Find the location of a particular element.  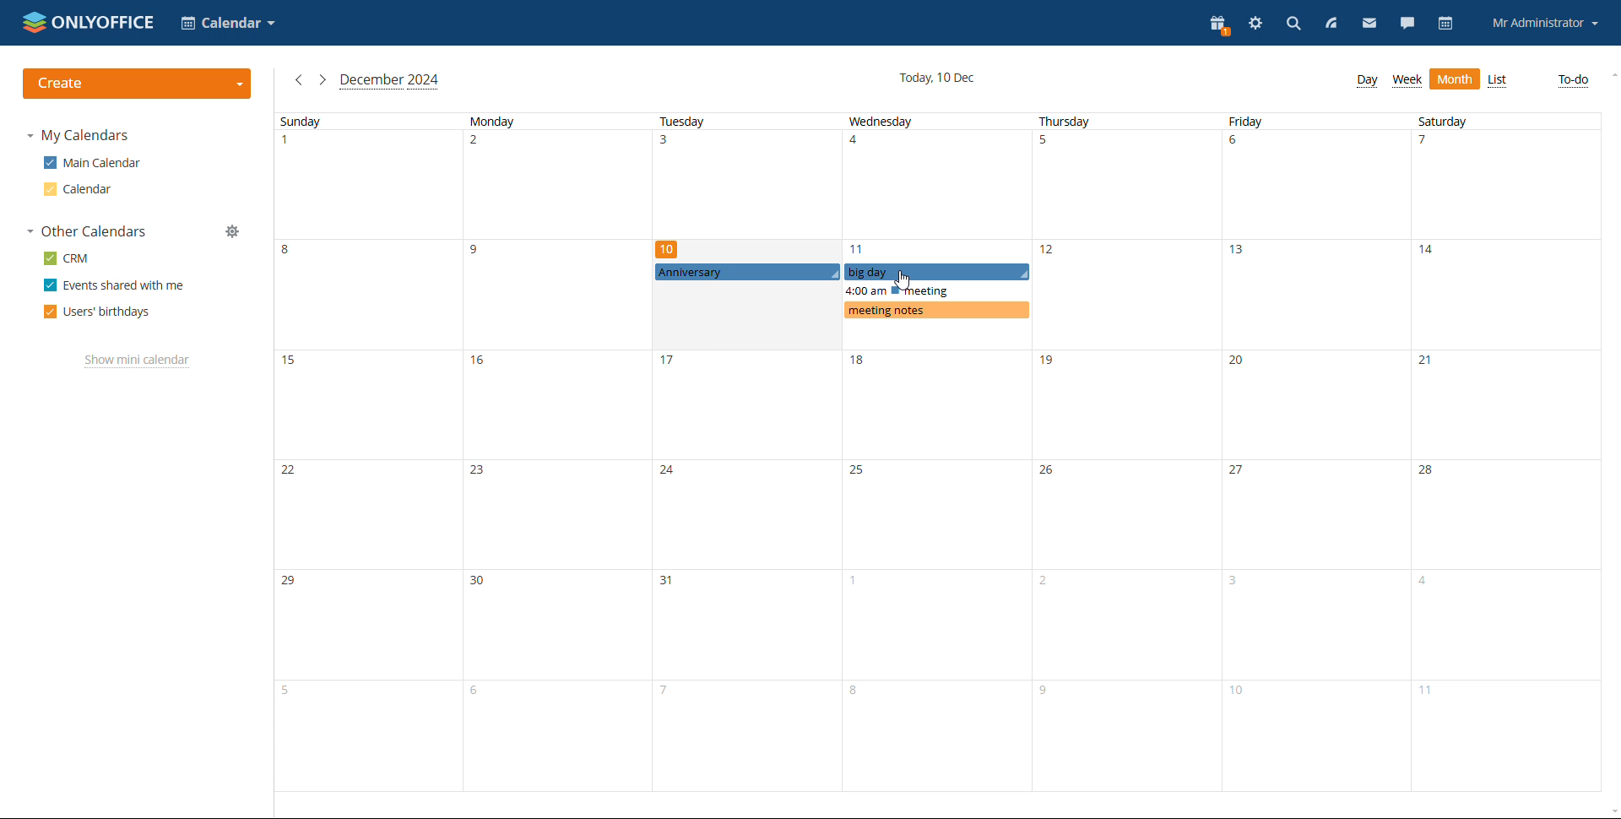

feed is located at coordinates (1330, 23).